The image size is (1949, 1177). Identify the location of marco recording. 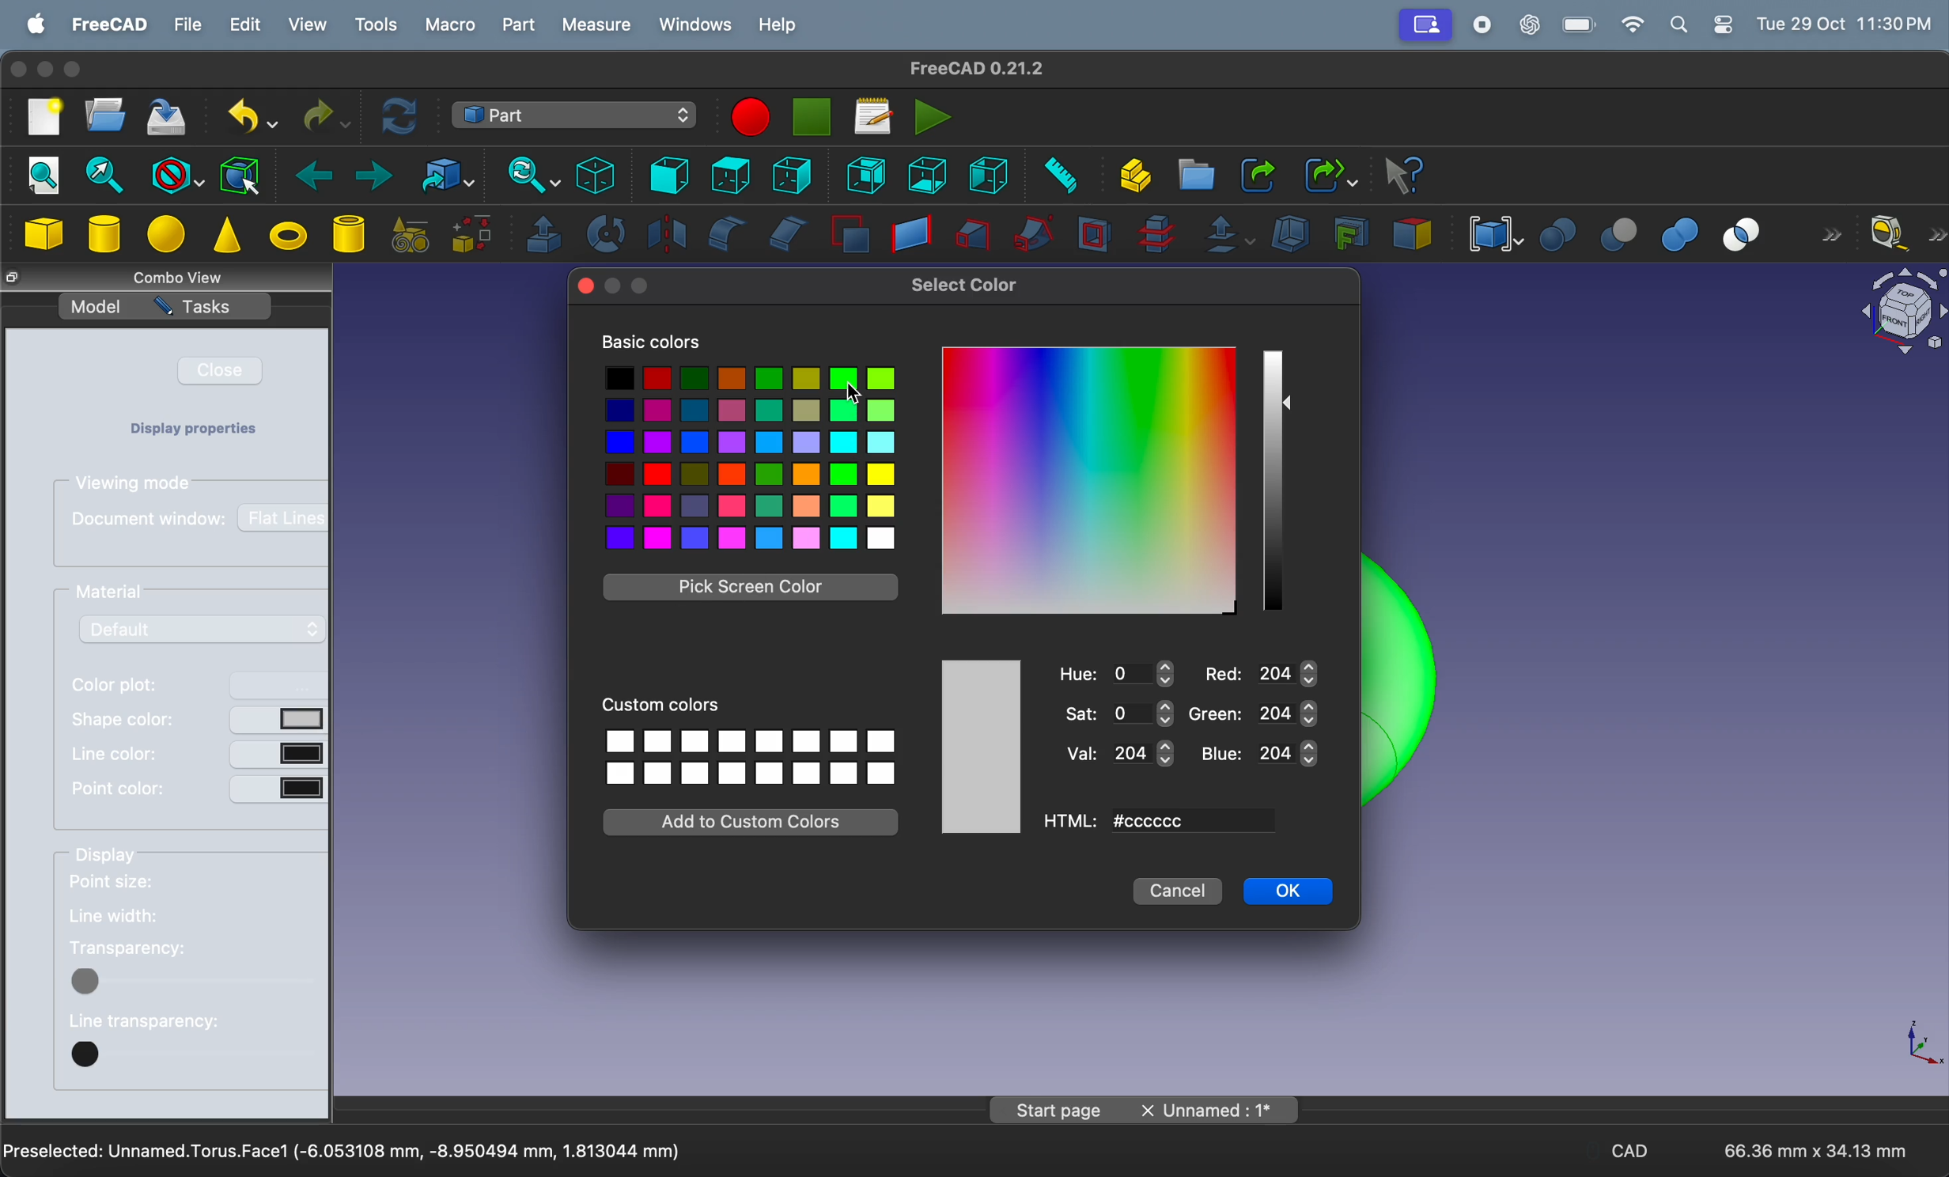
(751, 117).